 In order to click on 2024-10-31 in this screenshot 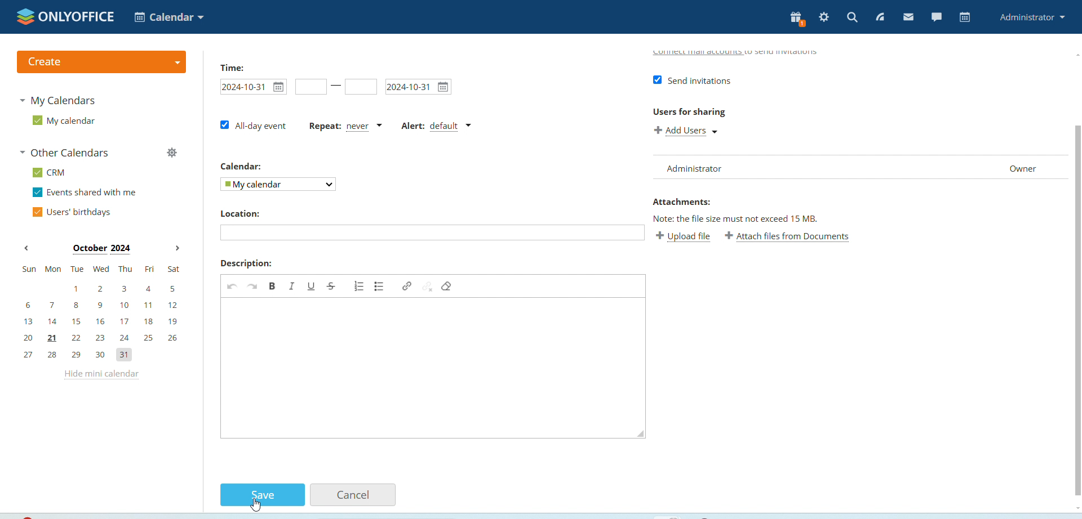, I will do `click(419, 87)`.